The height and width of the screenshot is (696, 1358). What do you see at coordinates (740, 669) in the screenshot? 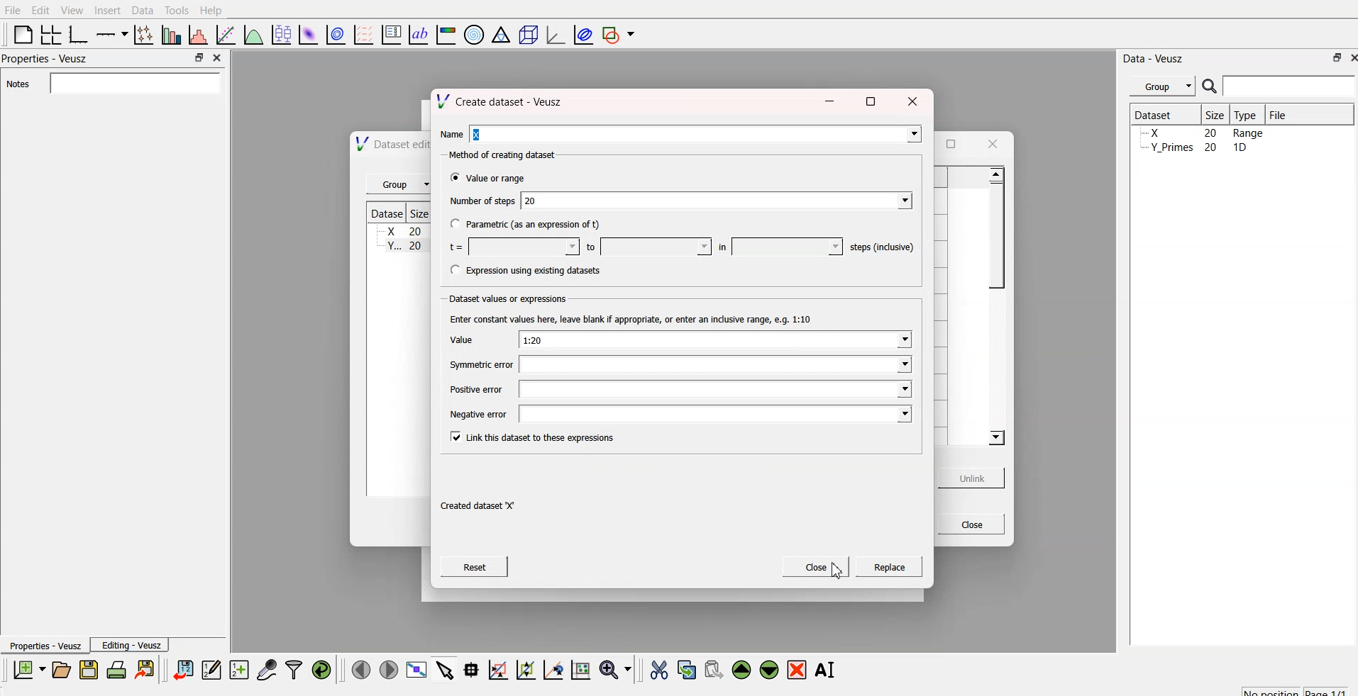
I see `move up the widget` at bounding box center [740, 669].